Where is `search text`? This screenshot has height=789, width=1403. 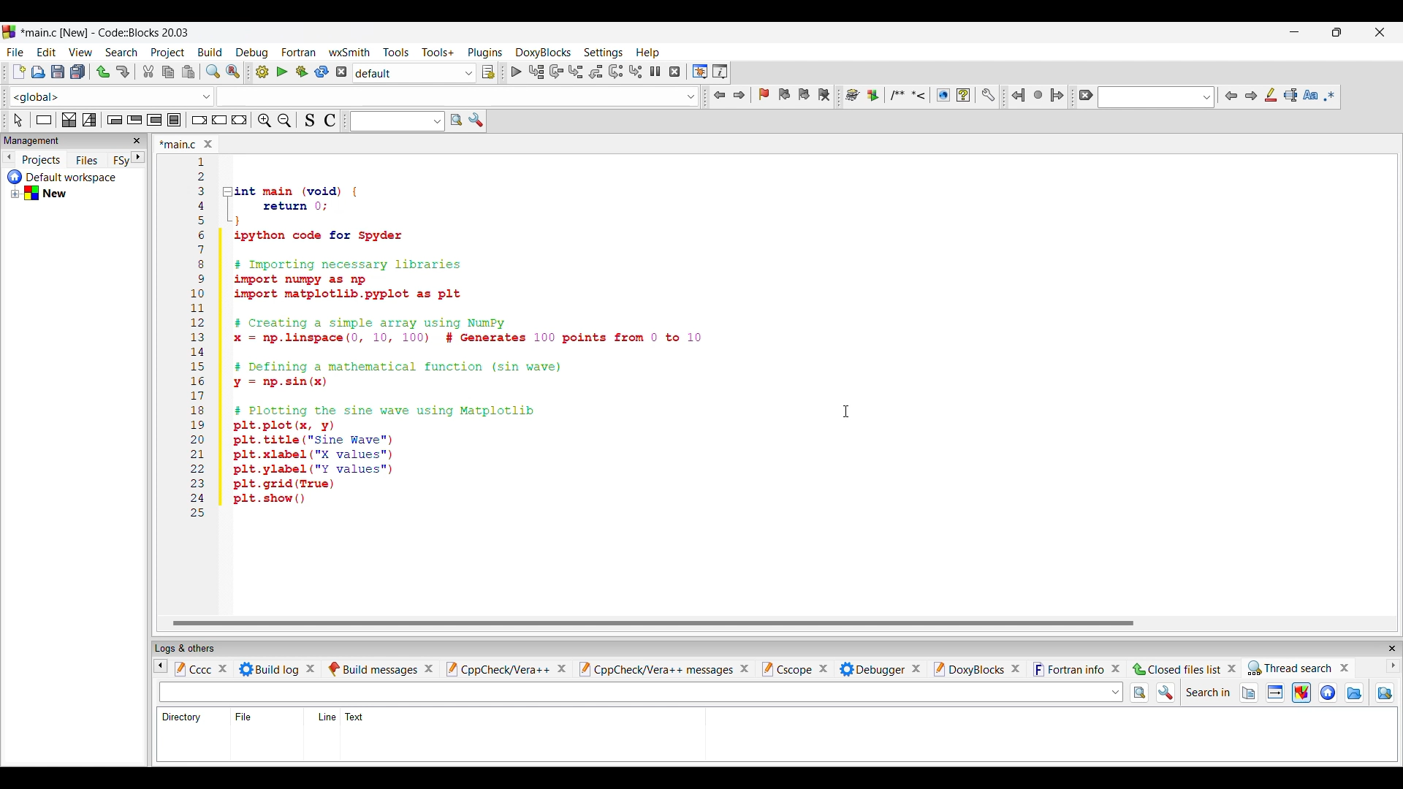
search text is located at coordinates (639, 694).